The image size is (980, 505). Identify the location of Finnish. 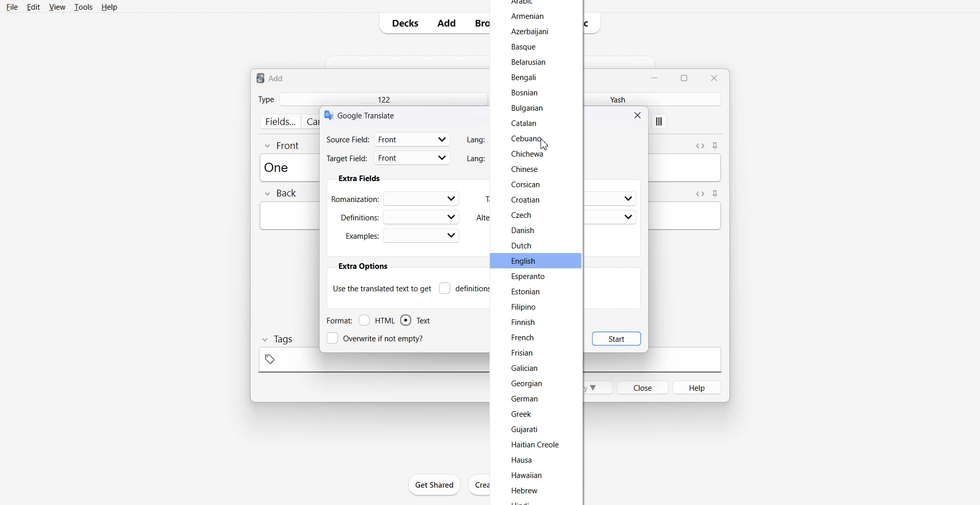
(523, 323).